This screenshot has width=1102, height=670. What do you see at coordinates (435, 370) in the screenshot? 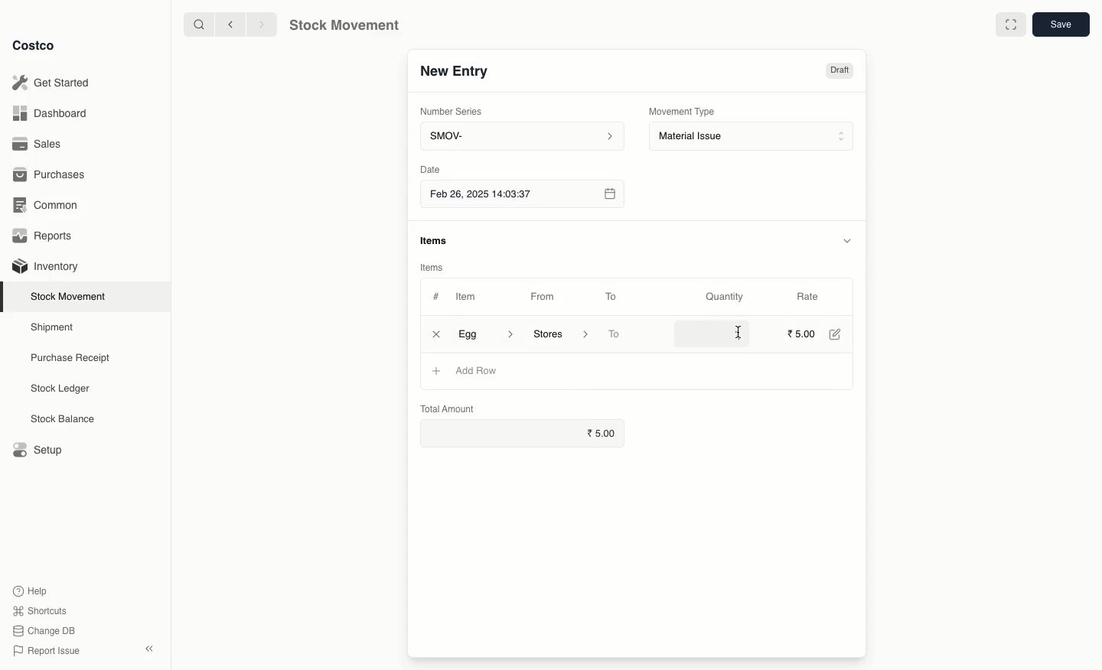
I see `+` at bounding box center [435, 370].